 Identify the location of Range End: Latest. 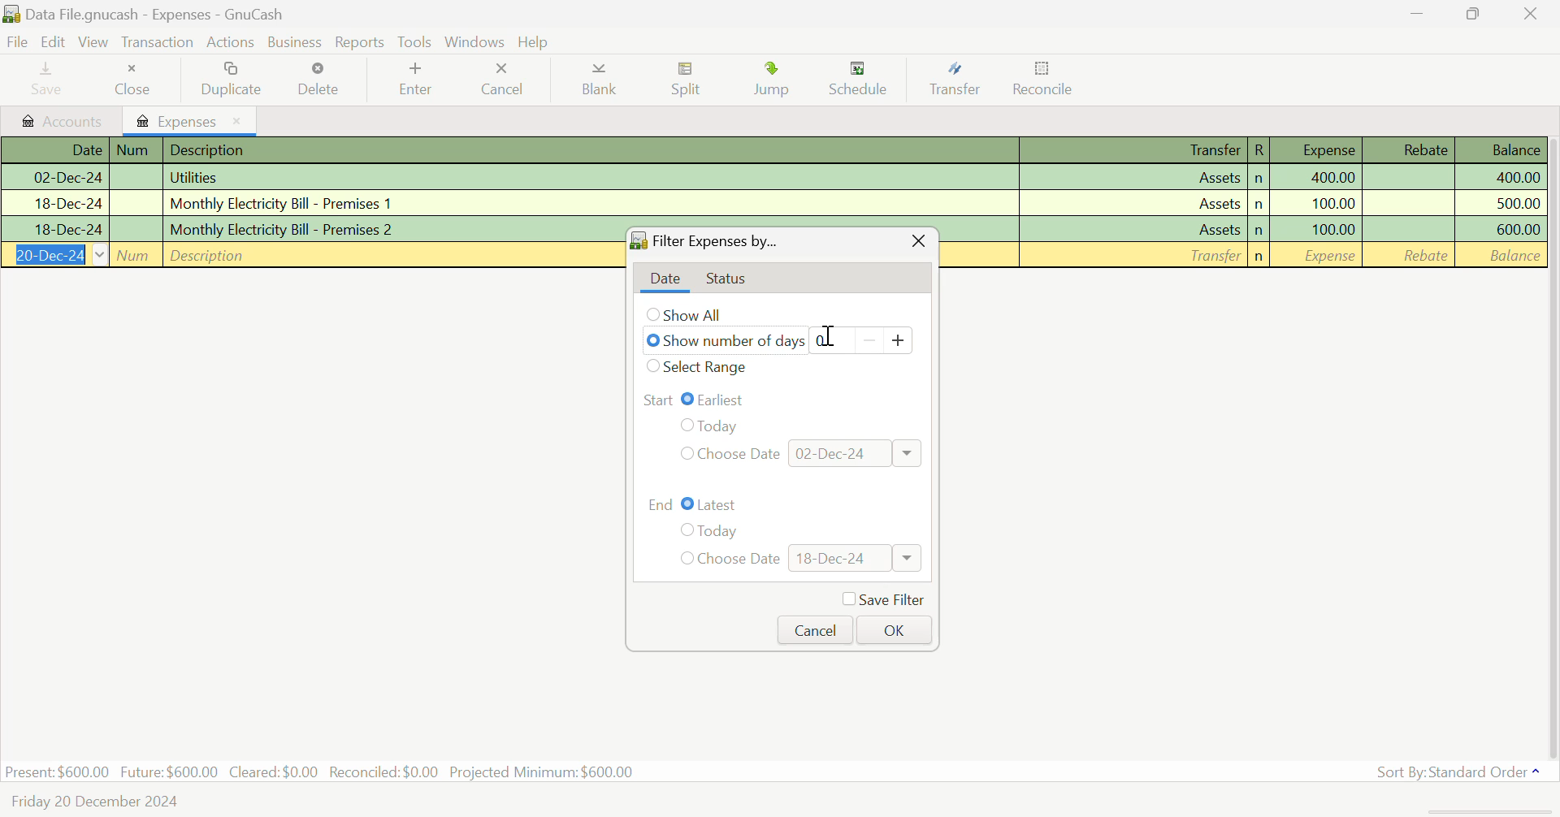
(786, 504).